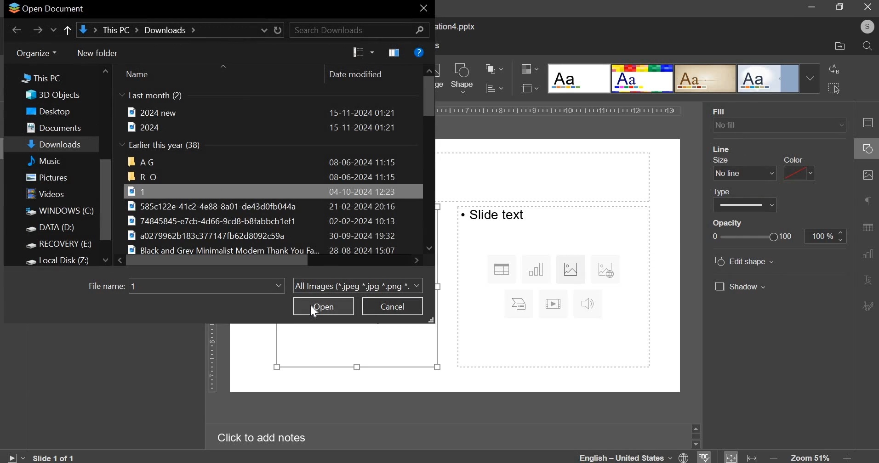 The height and width of the screenshot is (463, 879). I want to click on table setting, so click(867, 225).